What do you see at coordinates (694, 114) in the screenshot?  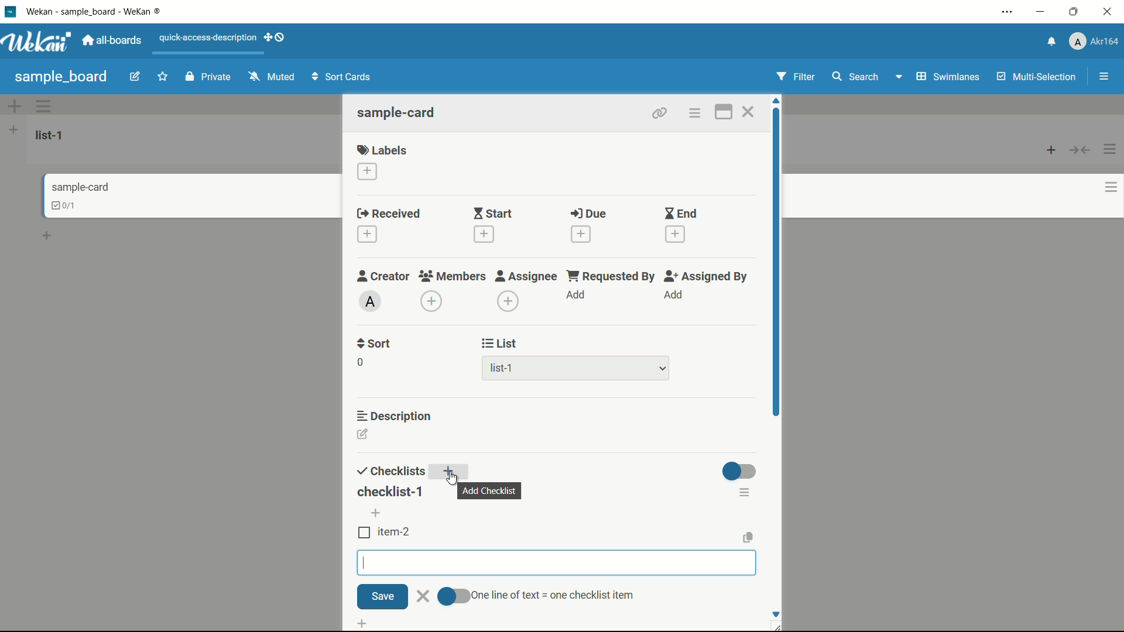 I see `card actions` at bounding box center [694, 114].